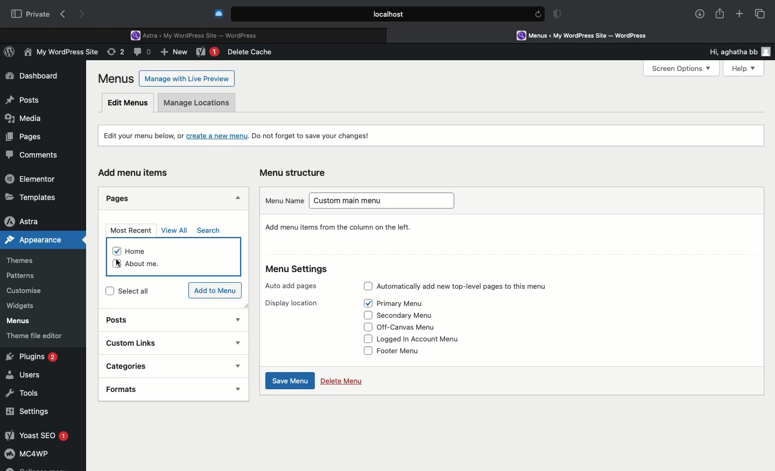 The width and height of the screenshot is (775, 471). What do you see at coordinates (143, 251) in the screenshot?
I see `Home` at bounding box center [143, 251].